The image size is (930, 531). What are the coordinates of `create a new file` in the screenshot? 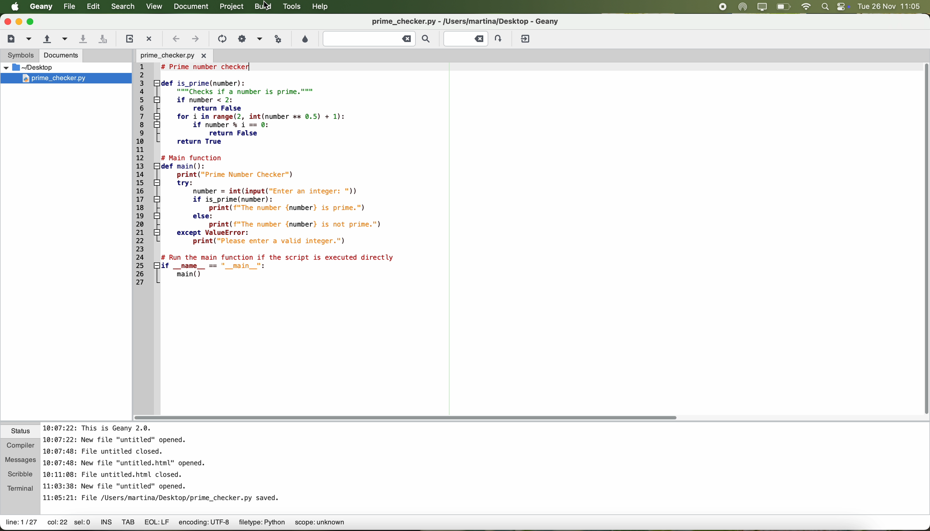 It's located at (11, 39).